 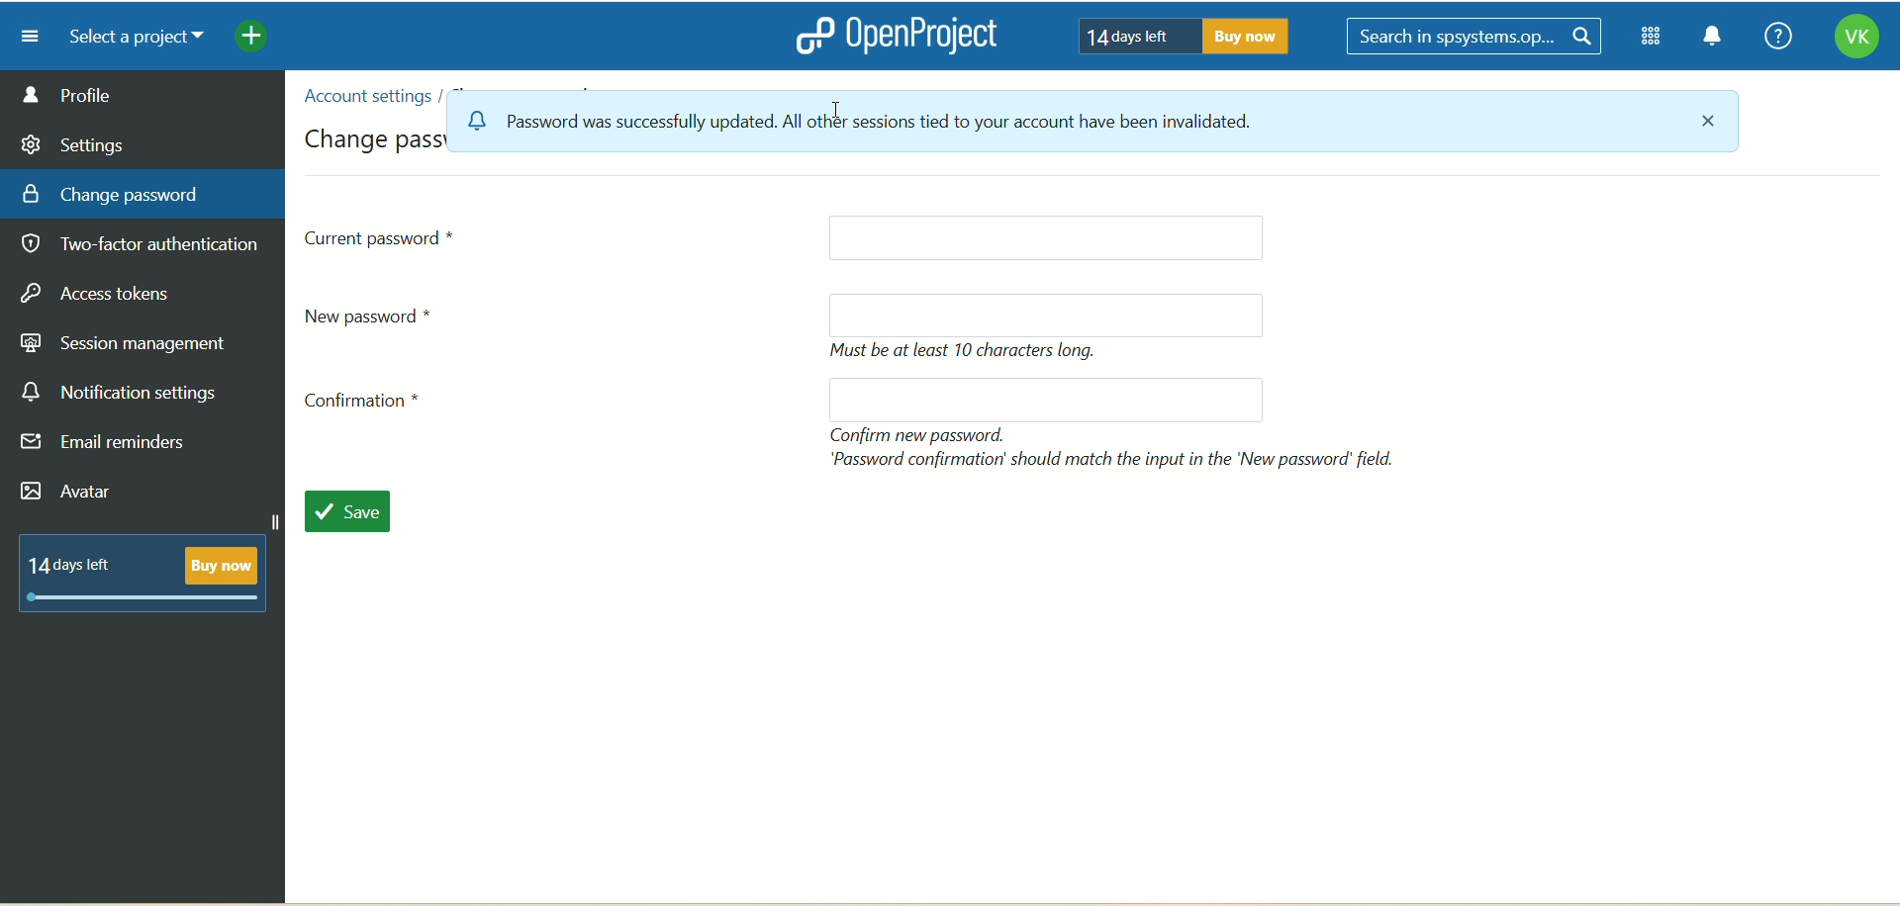 What do you see at coordinates (1855, 40) in the screenshot?
I see `account` at bounding box center [1855, 40].